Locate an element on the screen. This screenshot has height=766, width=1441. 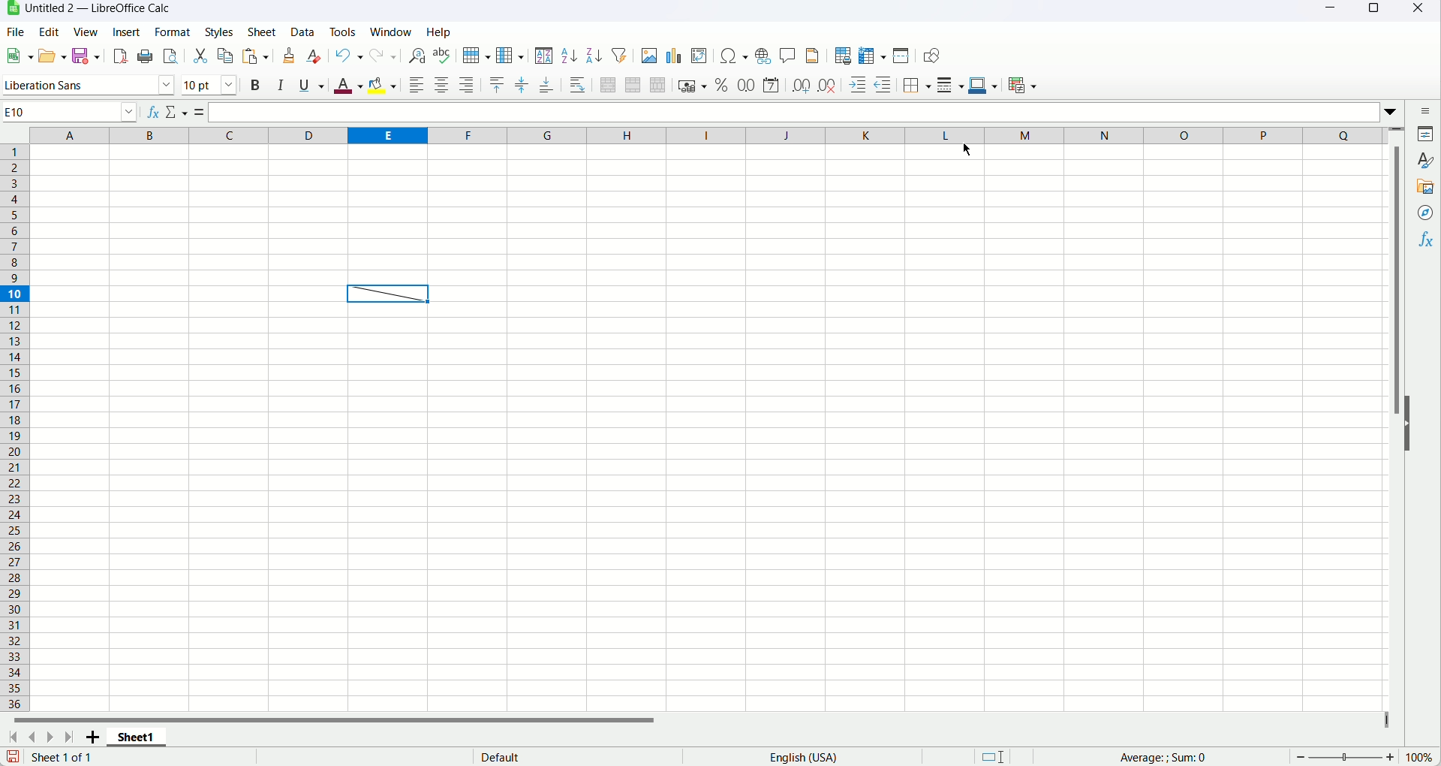
Background color is located at coordinates (382, 87).